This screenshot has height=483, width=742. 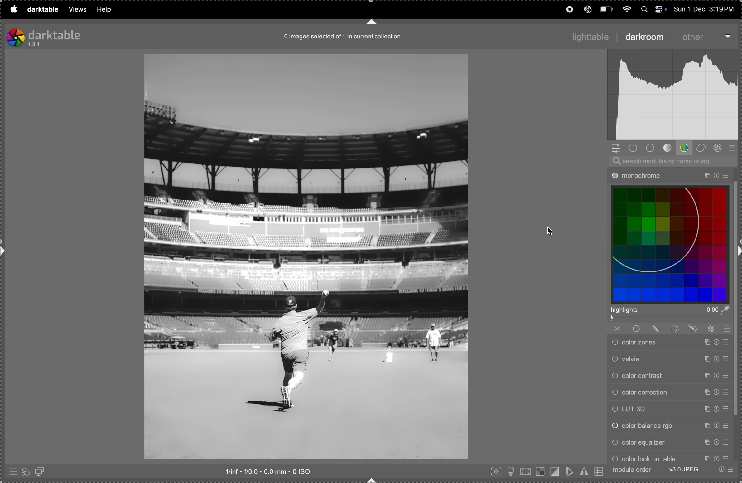 What do you see at coordinates (552, 231) in the screenshot?
I see `cursor` at bounding box center [552, 231].